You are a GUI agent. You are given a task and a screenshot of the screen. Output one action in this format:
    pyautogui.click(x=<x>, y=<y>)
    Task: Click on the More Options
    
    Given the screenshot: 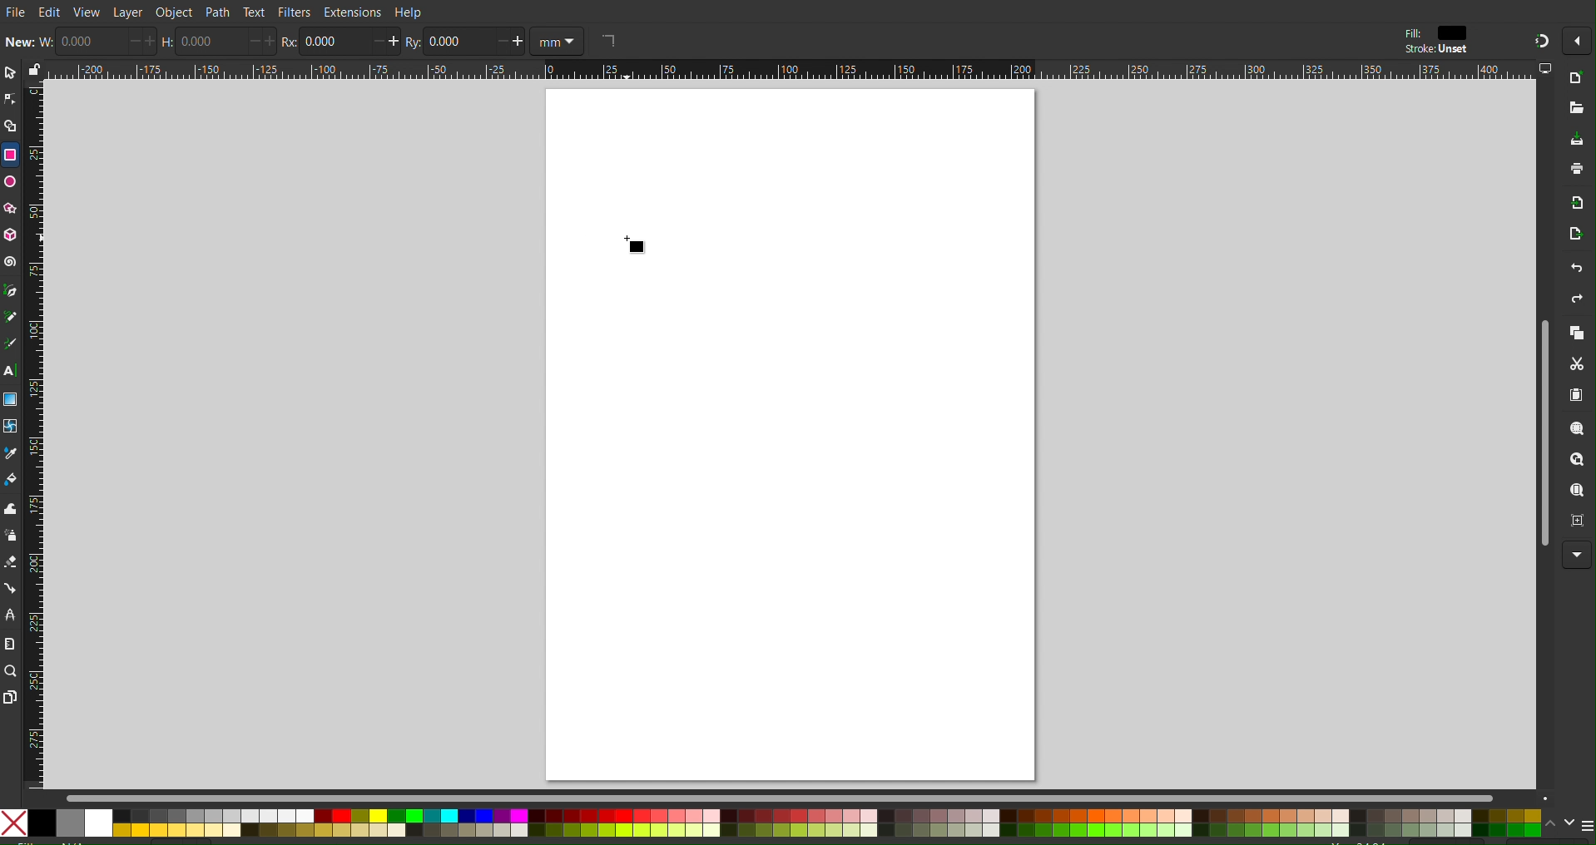 What is the action you would take?
    pyautogui.click(x=1577, y=554)
    